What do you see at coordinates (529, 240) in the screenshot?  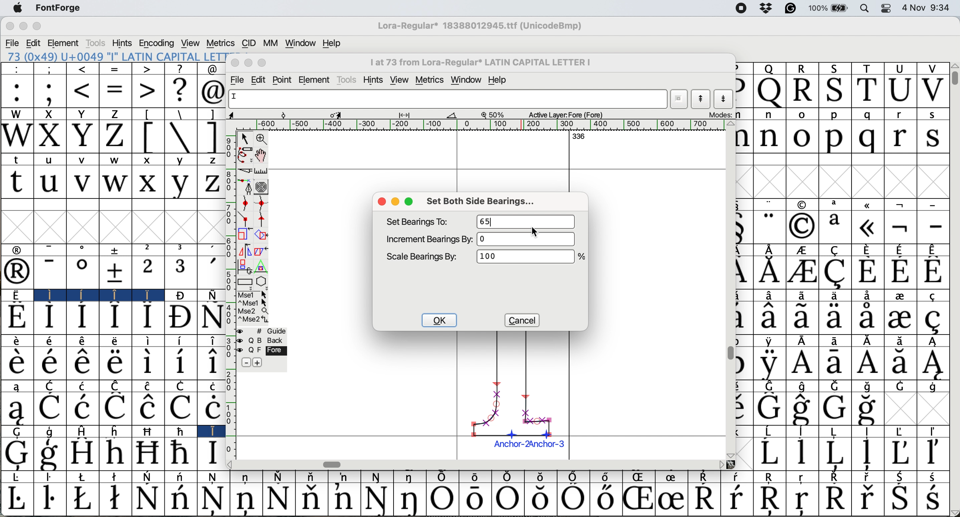 I see `0` at bounding box center [529, 240].